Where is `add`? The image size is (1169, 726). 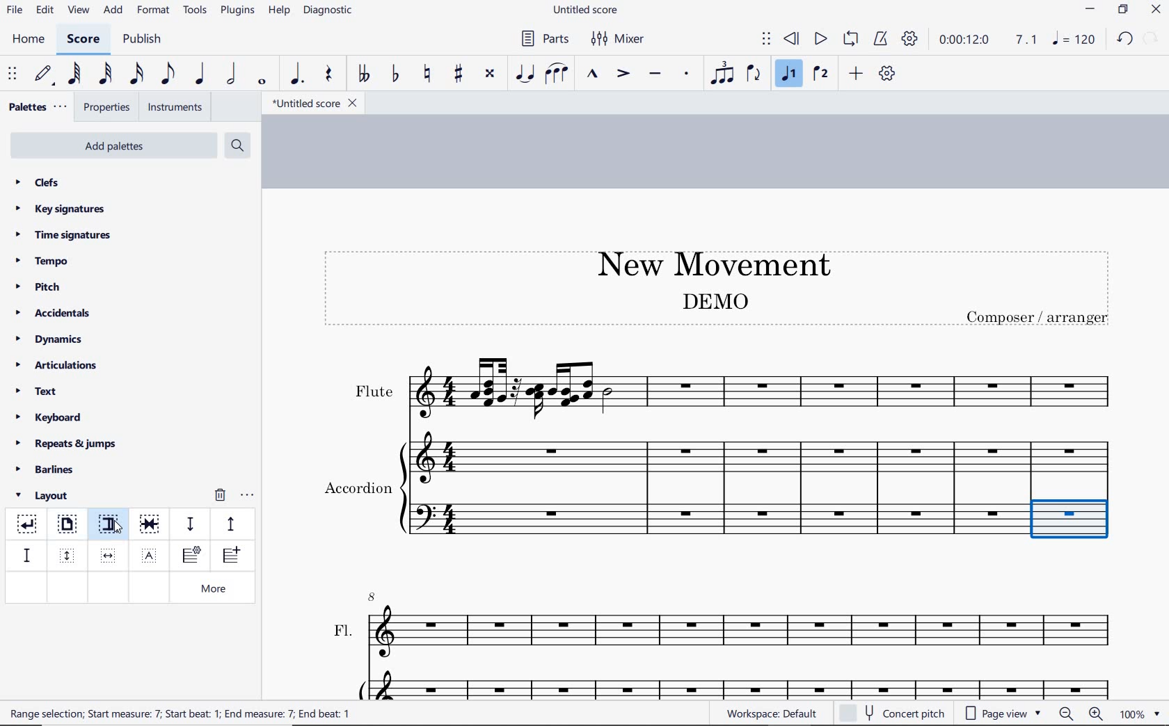 add is located at coordinates (858, 73).